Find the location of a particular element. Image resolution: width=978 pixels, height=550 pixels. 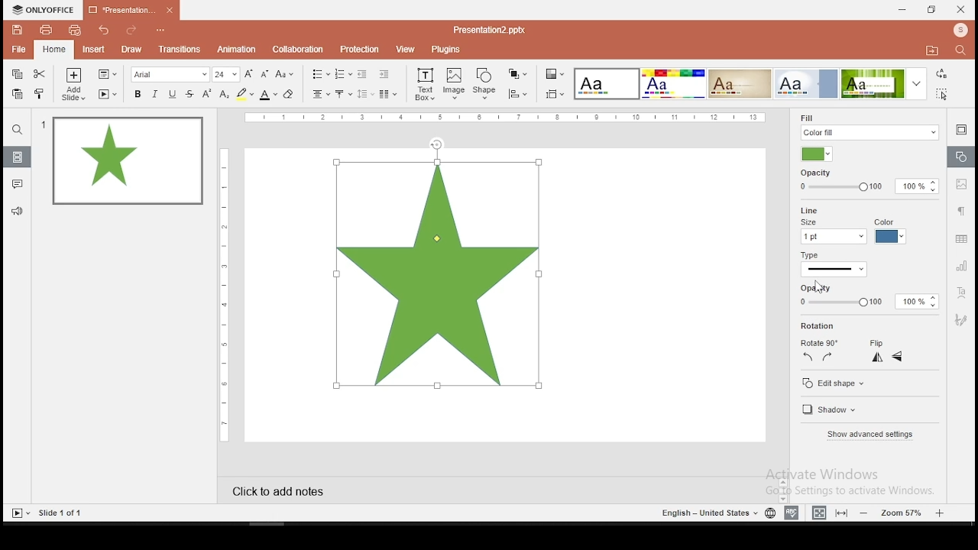

vertical scale is located at coordinates (506, 118).